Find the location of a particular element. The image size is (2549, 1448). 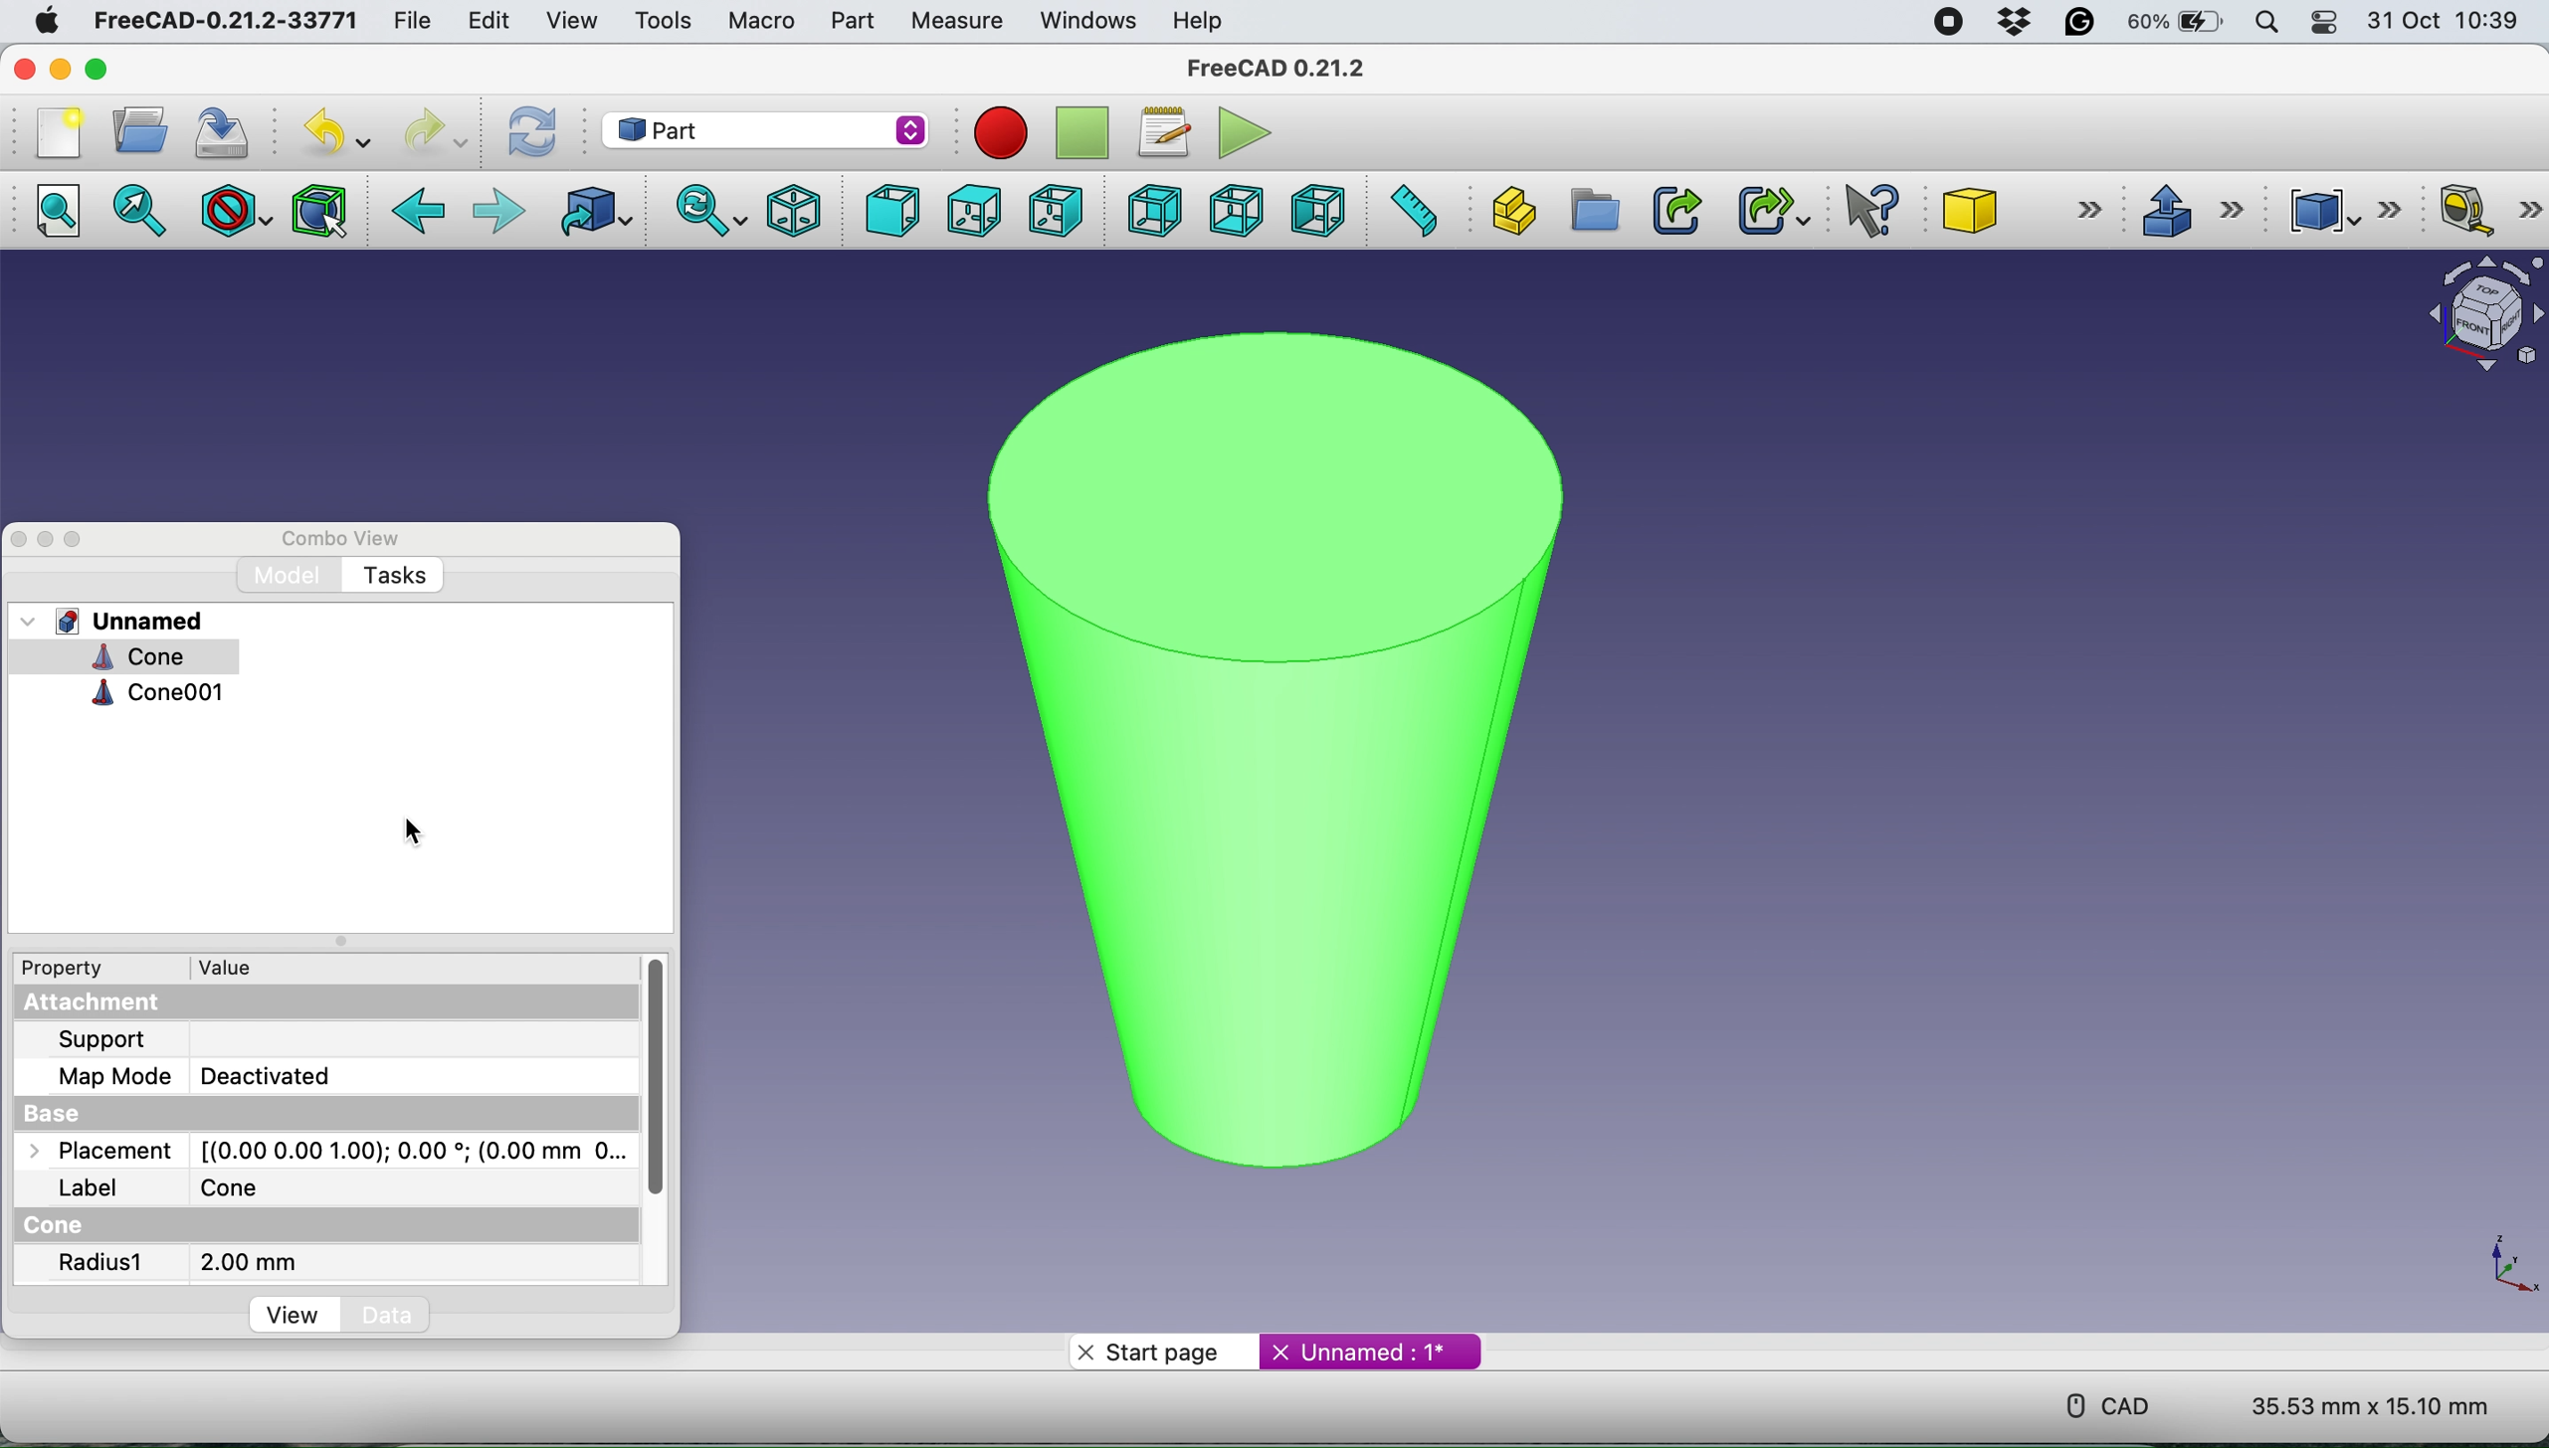

support is located at coordinates (106, 1040).